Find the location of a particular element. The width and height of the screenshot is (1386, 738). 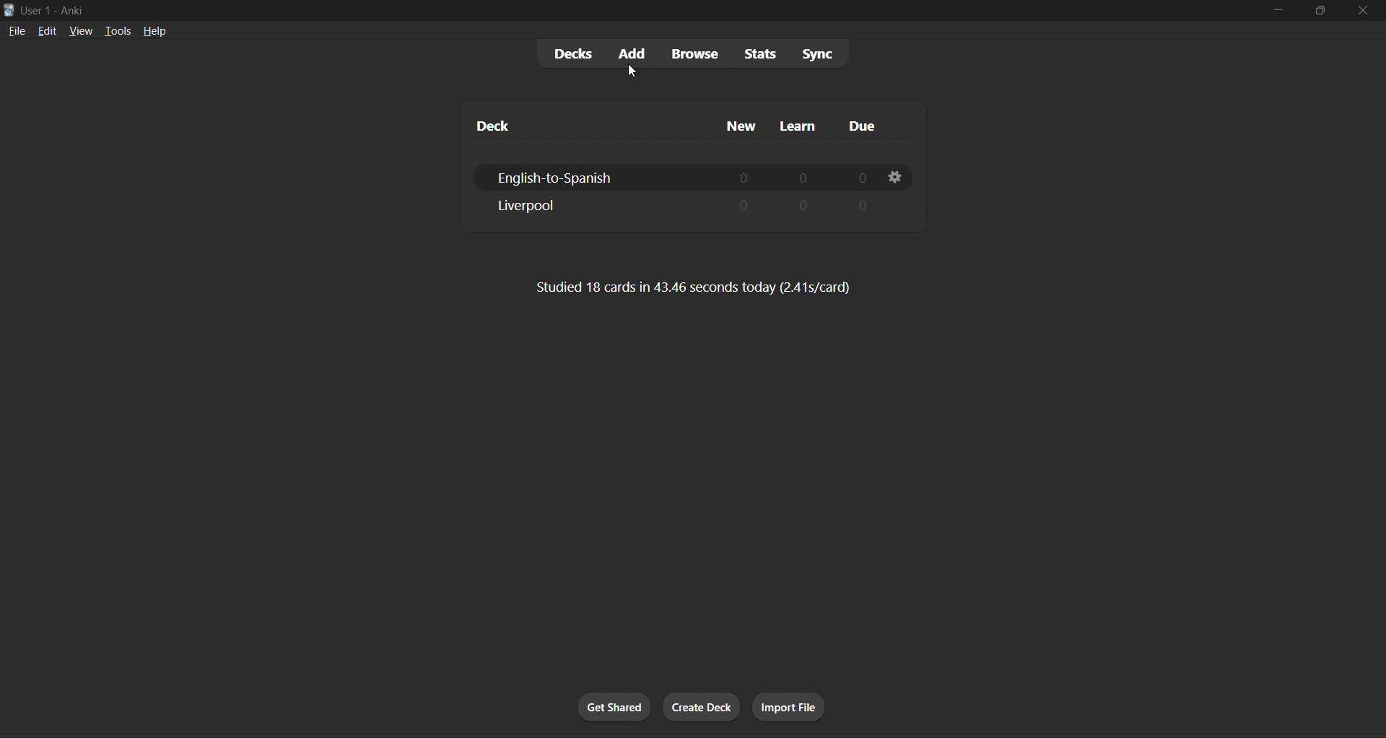

file is located at coordinates (16, 29).